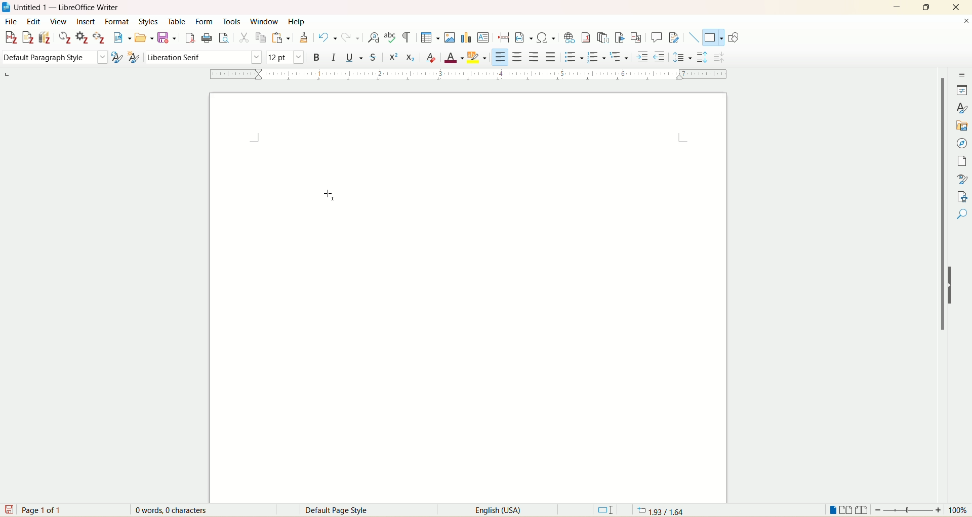 The image size is (972, 517). I want to click on document name, so click(72, 8).